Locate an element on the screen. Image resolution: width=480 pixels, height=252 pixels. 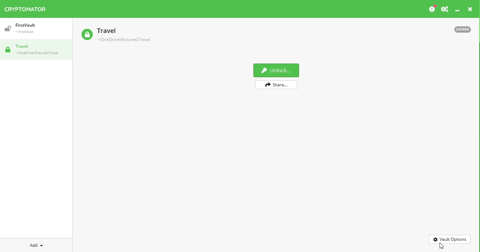
Share vault is located at coordinates (275, 84).